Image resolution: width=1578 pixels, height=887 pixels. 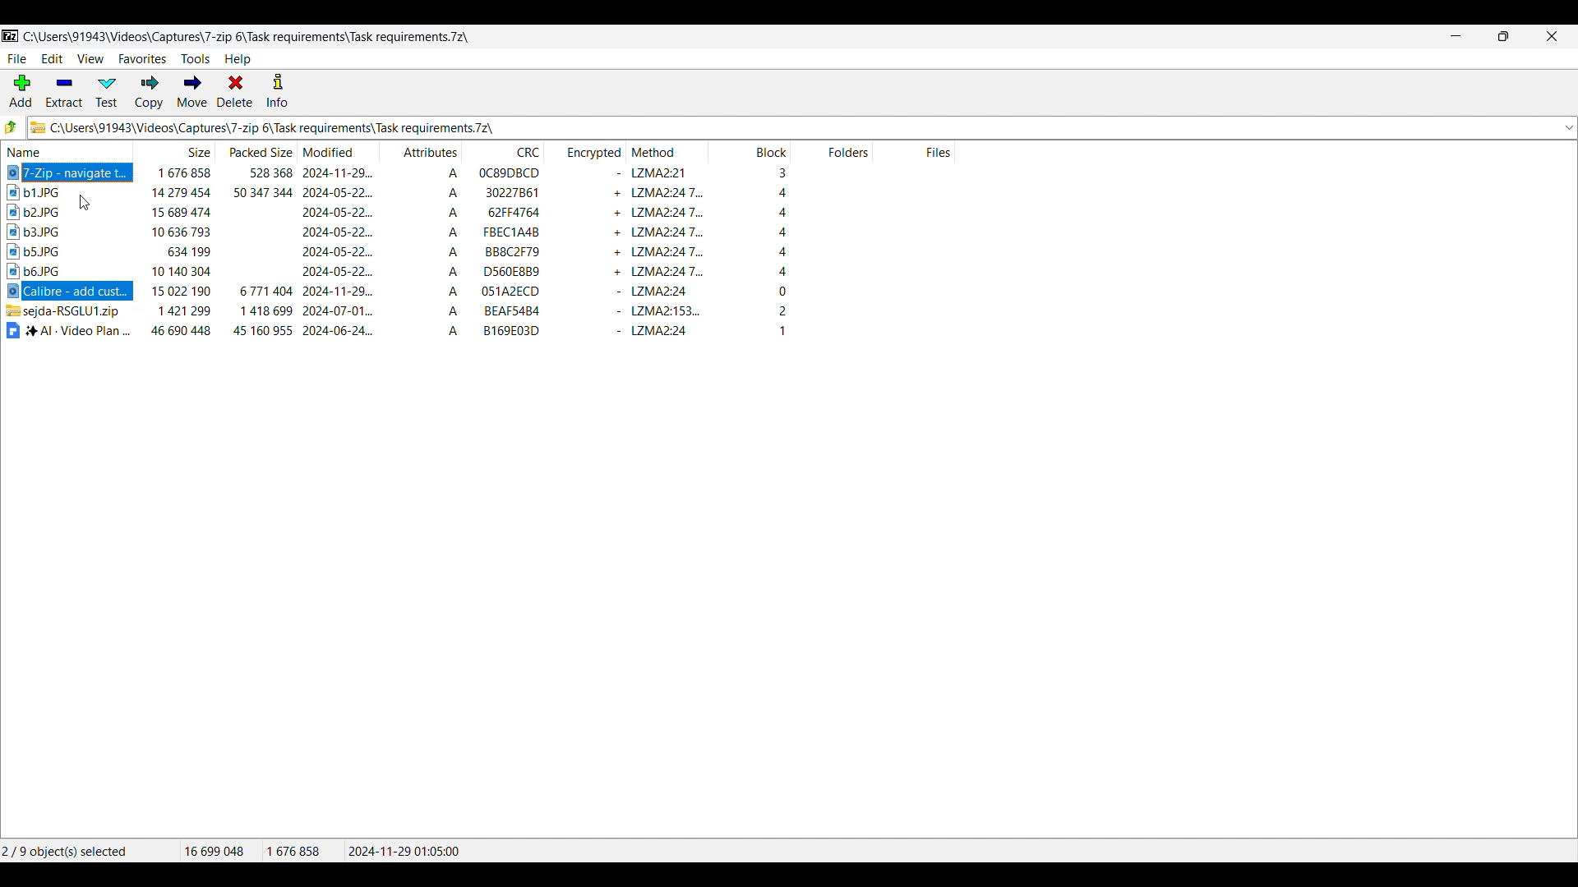 I want to click on encrypted flag, so click(x=593, y=255).